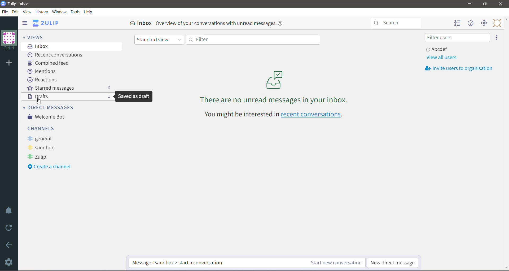 This screenshot has width=509, height=271. What do you see at coordinates (9, 262) in the screenshot?
I see `Settings` at bounding box center [9, 262].